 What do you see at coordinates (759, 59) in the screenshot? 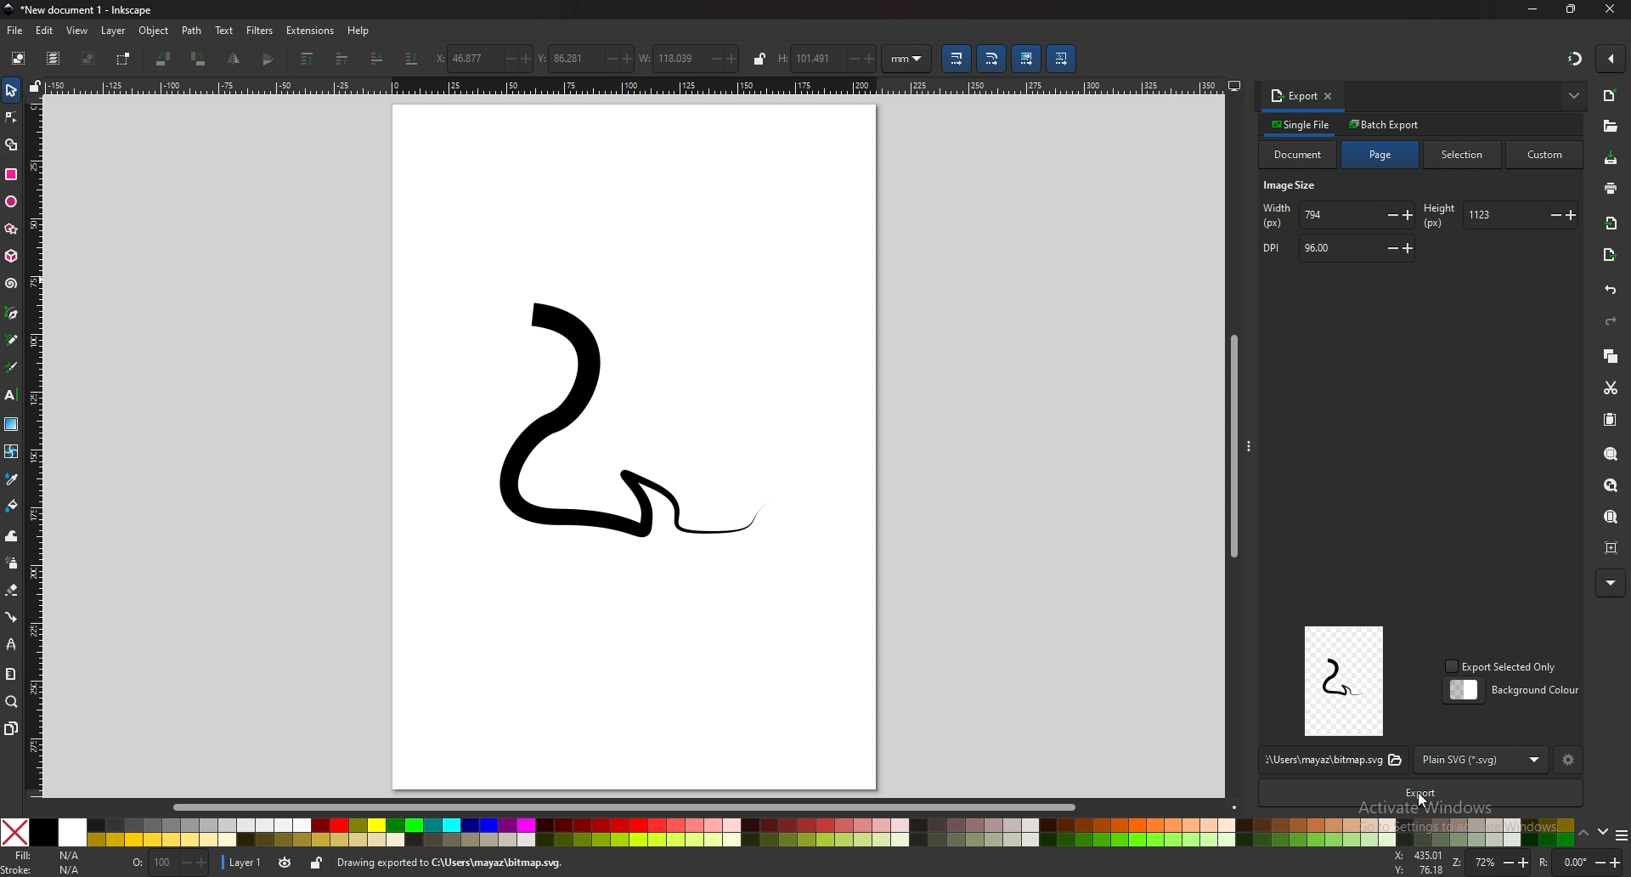
I see `lock` at bounding box center [759, 59].